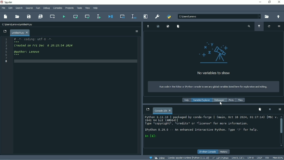 This screenshot has width=284, height=160. Describe the element at coordinates (216, 52) in the screenshot. I see `logo` at that location.